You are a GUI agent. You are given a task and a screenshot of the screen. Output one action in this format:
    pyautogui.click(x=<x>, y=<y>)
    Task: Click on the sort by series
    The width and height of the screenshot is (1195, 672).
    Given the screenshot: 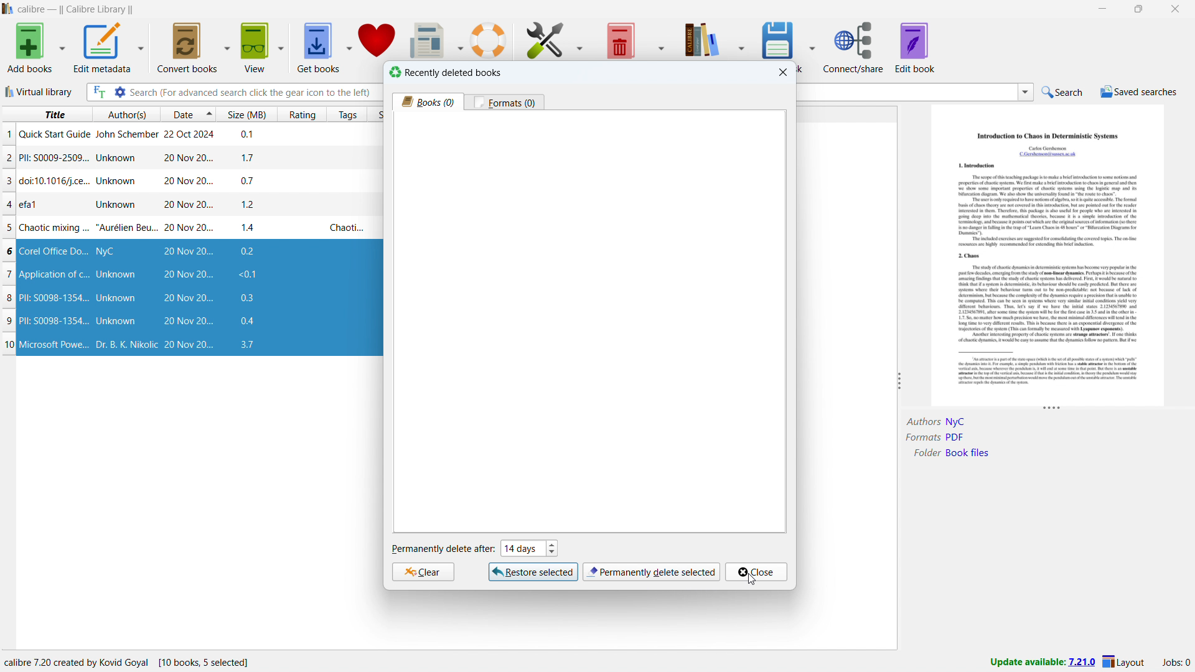 What is the action you would take?
    pyautogui.click(x=373, y=114)
    